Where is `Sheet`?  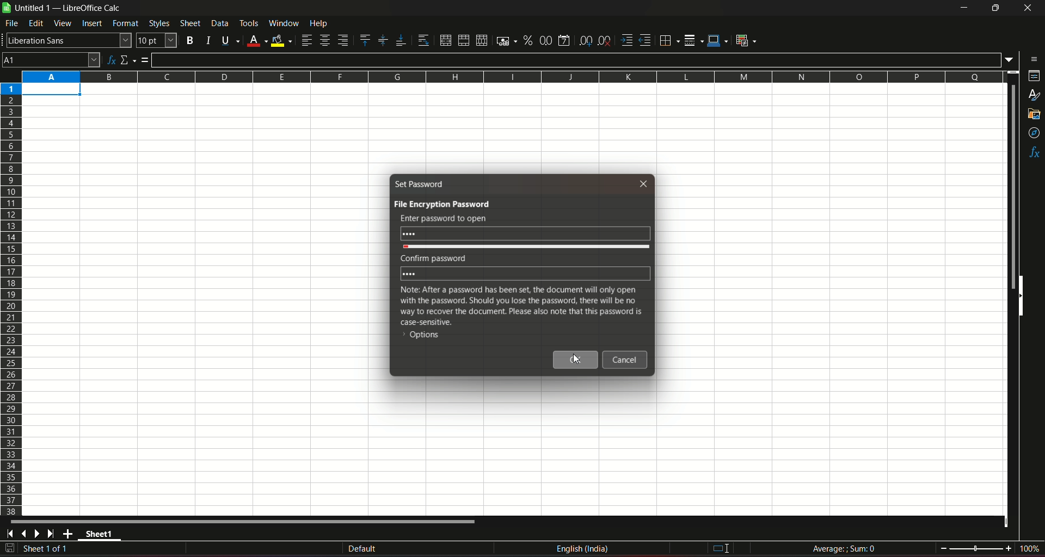
Sheet is located at coordinates (189, 23).